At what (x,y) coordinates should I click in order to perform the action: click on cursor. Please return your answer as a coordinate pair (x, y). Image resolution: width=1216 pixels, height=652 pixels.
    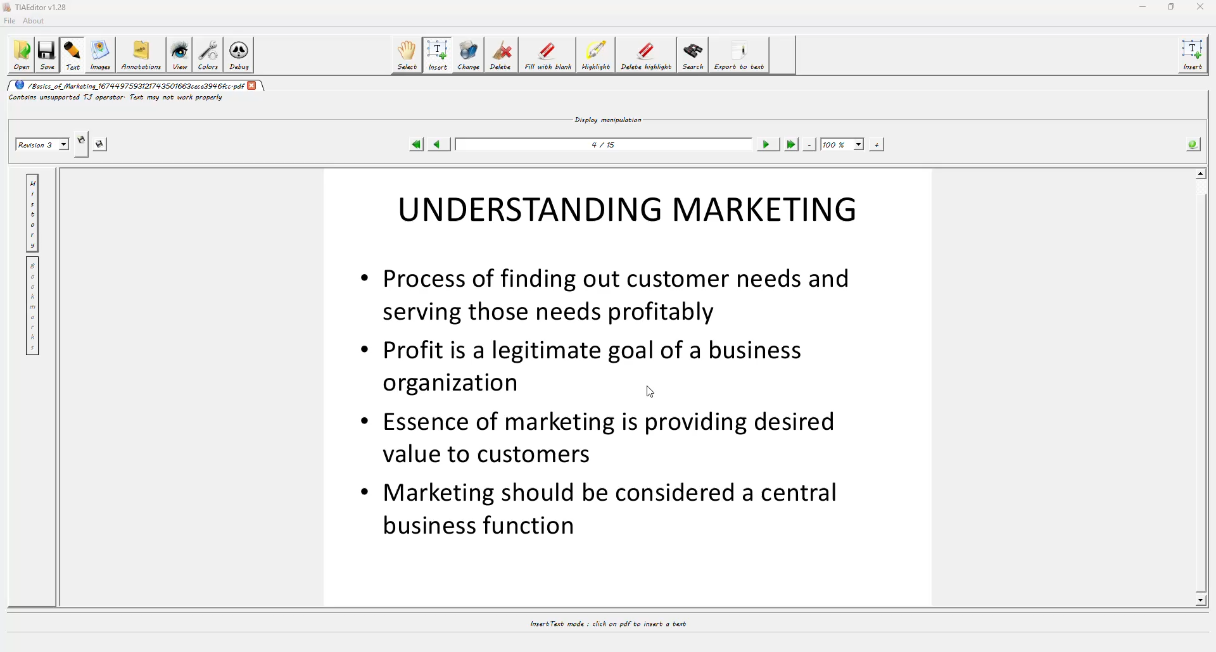
    Looking at the image, I should click on (646, 392).